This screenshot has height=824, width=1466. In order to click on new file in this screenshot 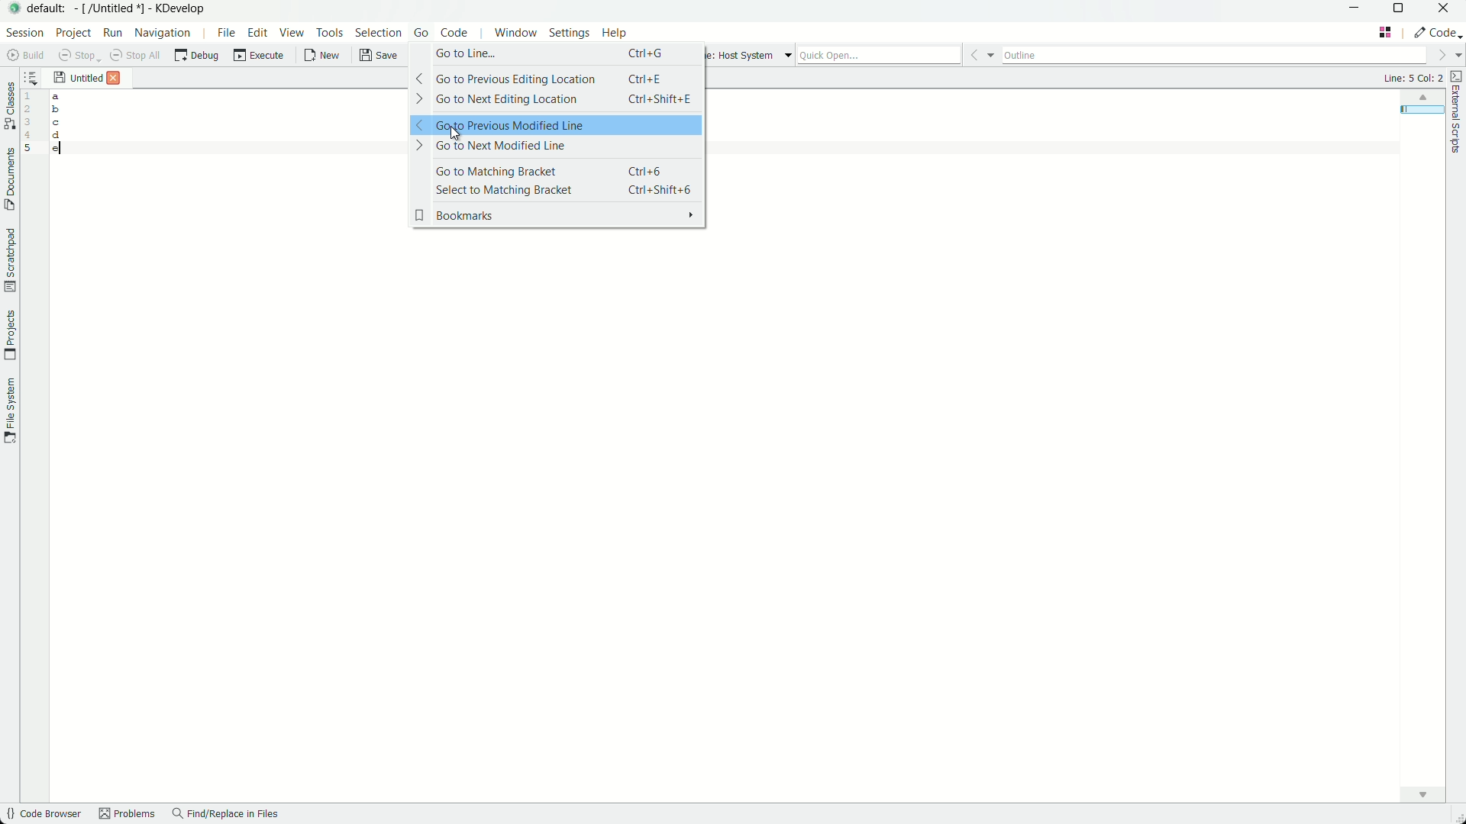, I will do `click(319, 58)`.